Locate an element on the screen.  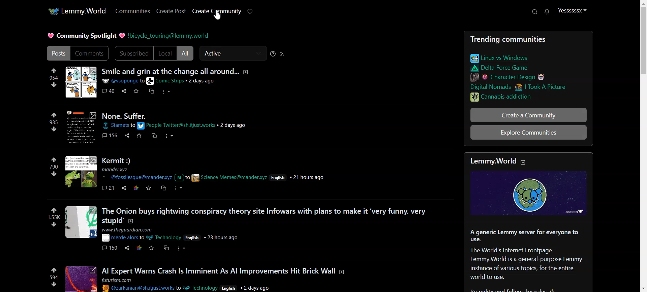
upvote is located at coordinates (55, 159).